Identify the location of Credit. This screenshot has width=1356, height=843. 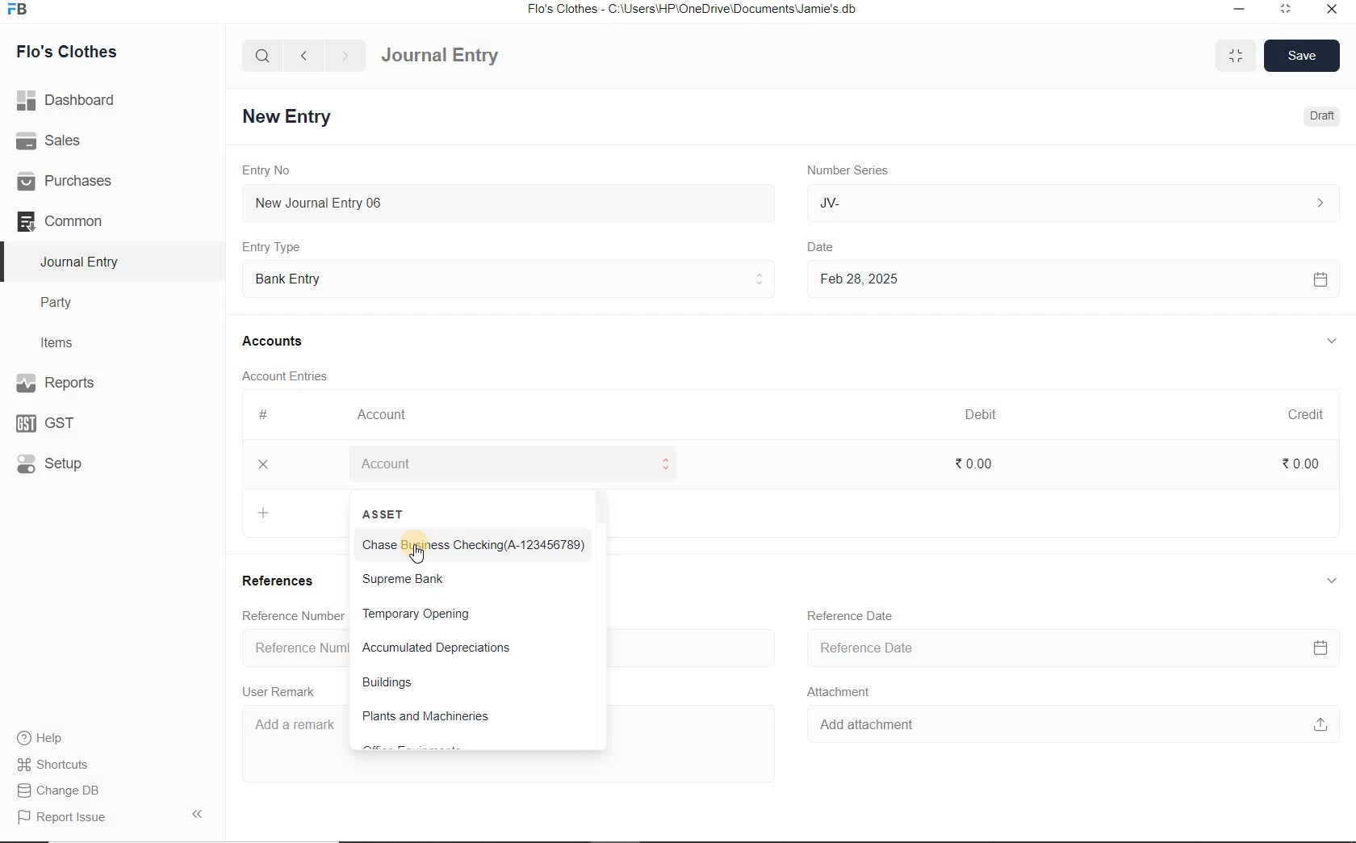
(1307, 414).